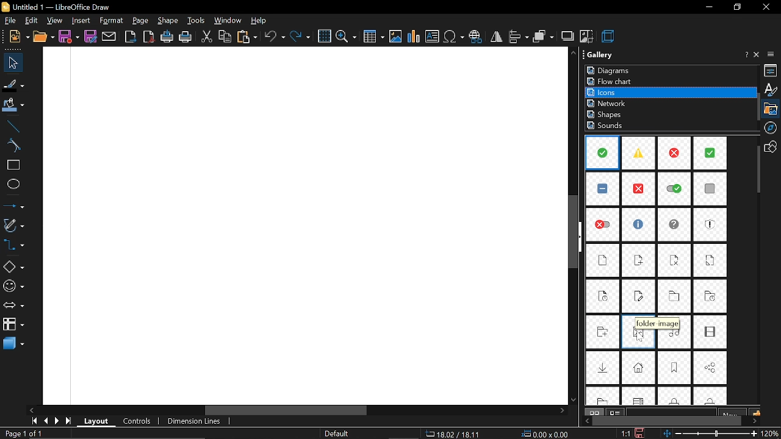 The image size is (781, 439). Describe the element at coordinates (346, 37) in the screenshot. I see `zoom` at that location.